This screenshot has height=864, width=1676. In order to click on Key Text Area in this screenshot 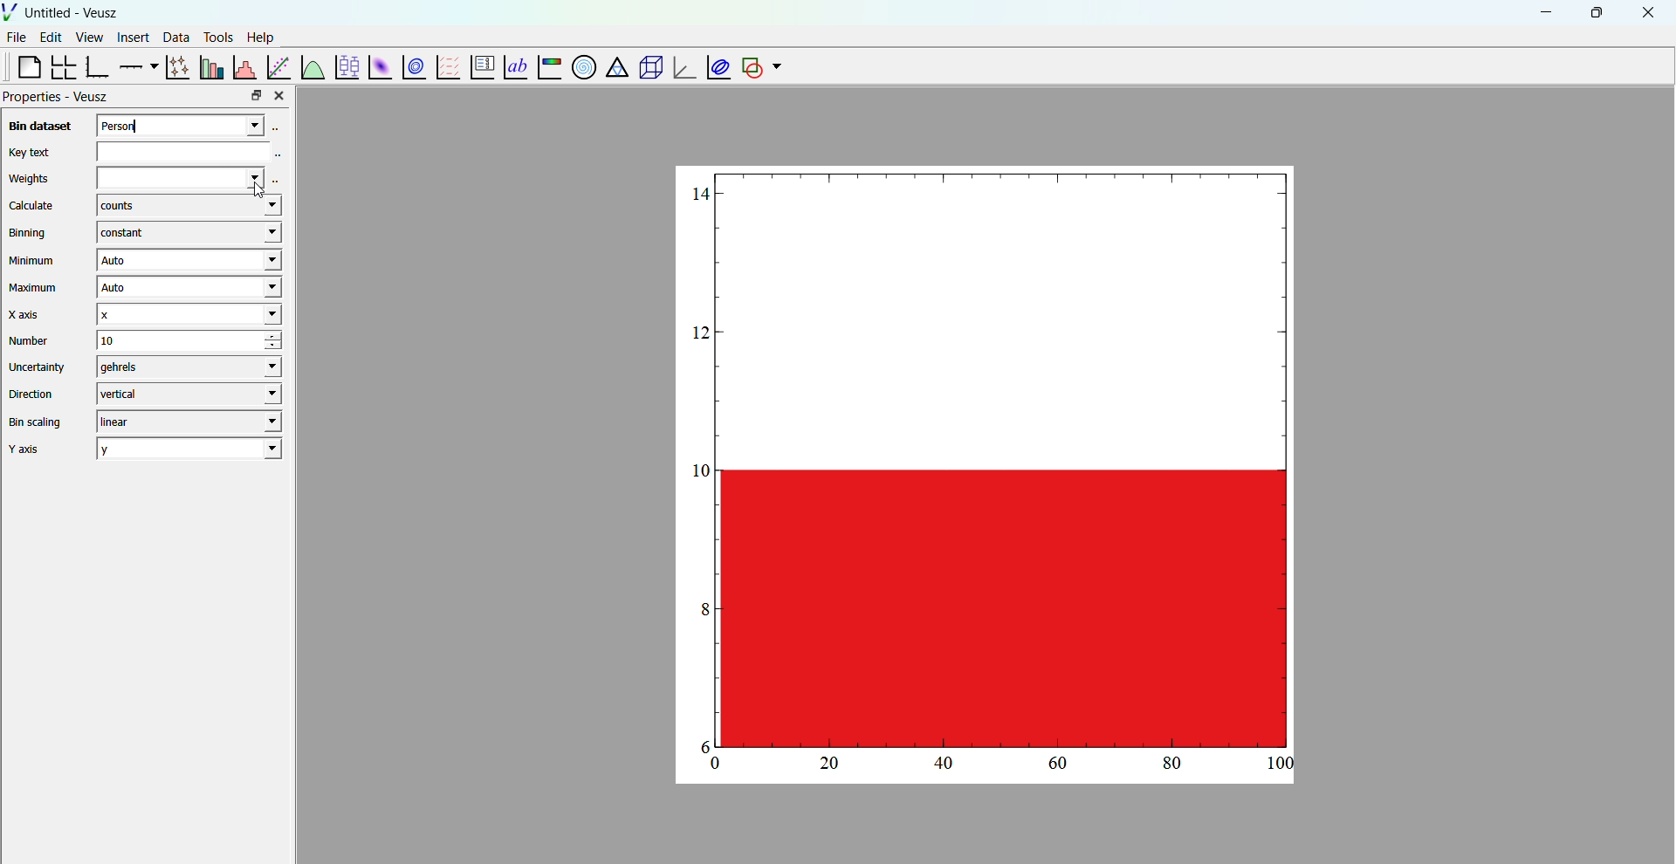, I will do `click(193, 150)`.